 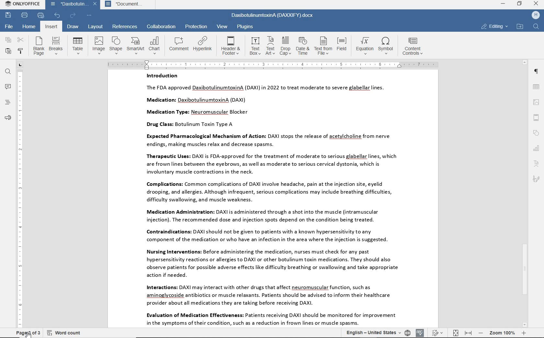 What do you see at coordinates (155, 45) in the screenshot?
I see `chart` at bounding box center [155, 45].